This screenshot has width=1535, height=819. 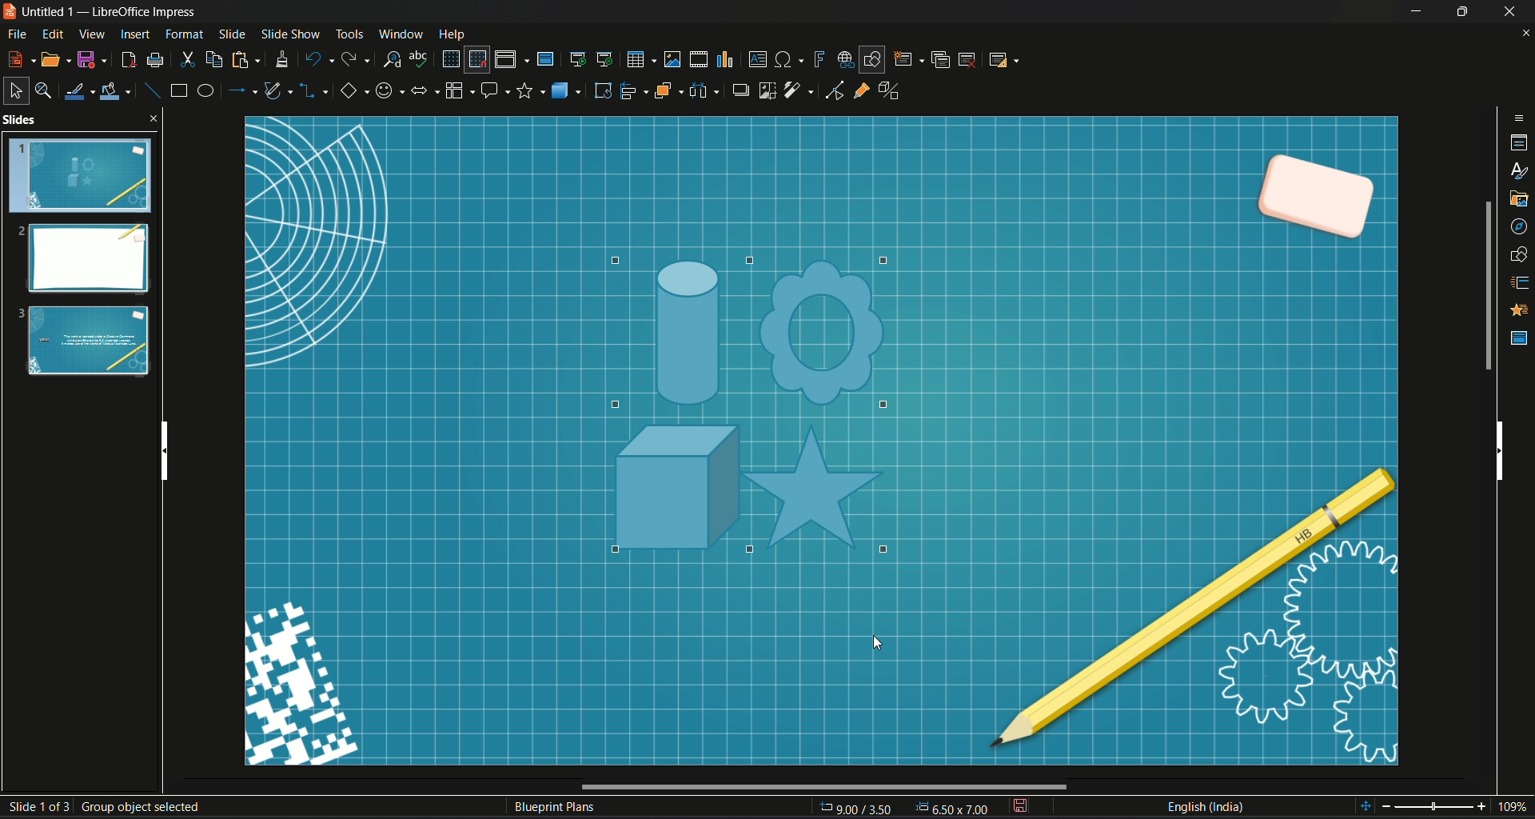 What do you see at coordinates (576, 58) in the screenshot?
I see `start from first slide` at bounding box center [576, 58].